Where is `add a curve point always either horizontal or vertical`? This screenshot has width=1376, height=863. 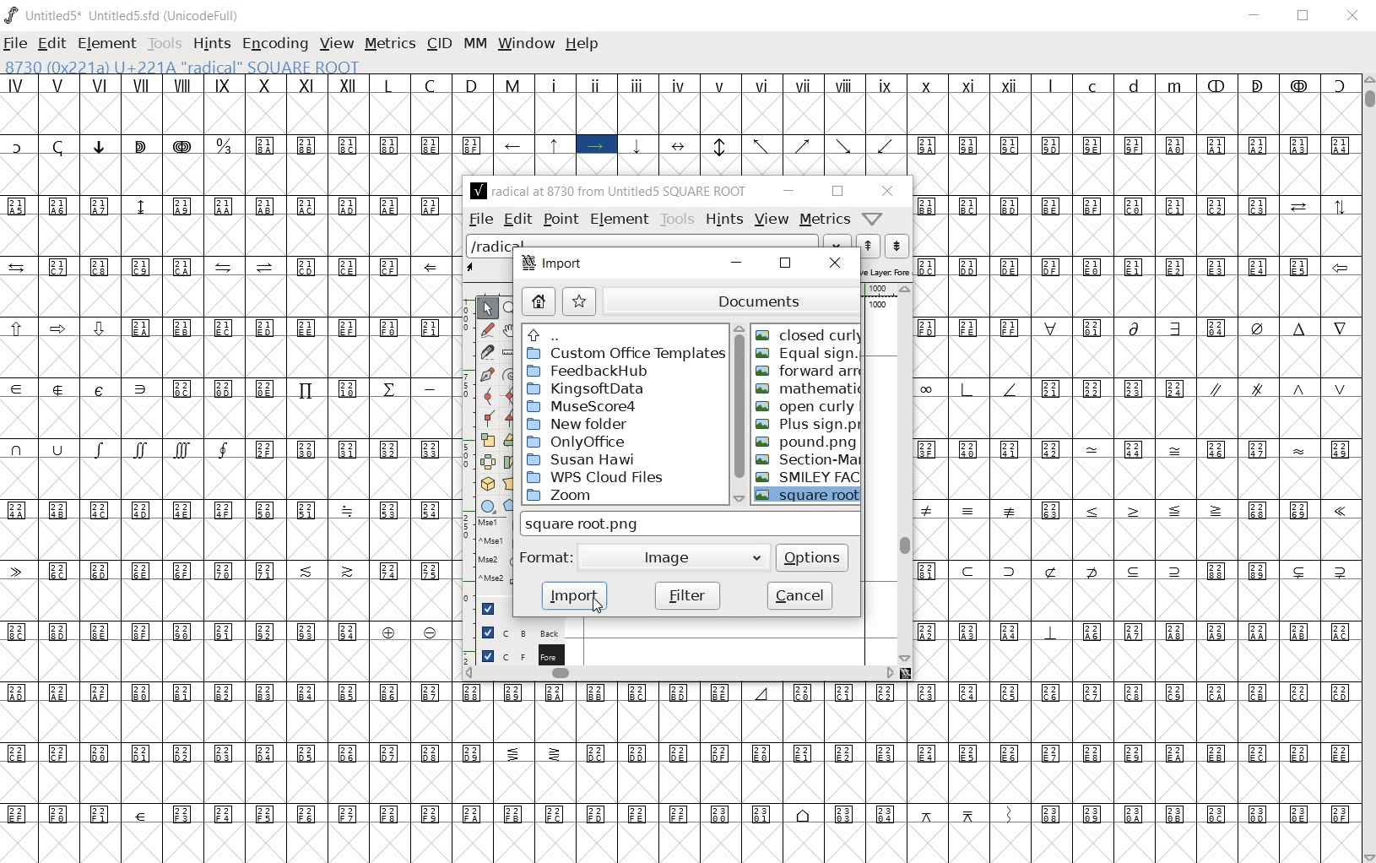 add a curve point always either horizontal or vertical is located at coordinates (507, 394).